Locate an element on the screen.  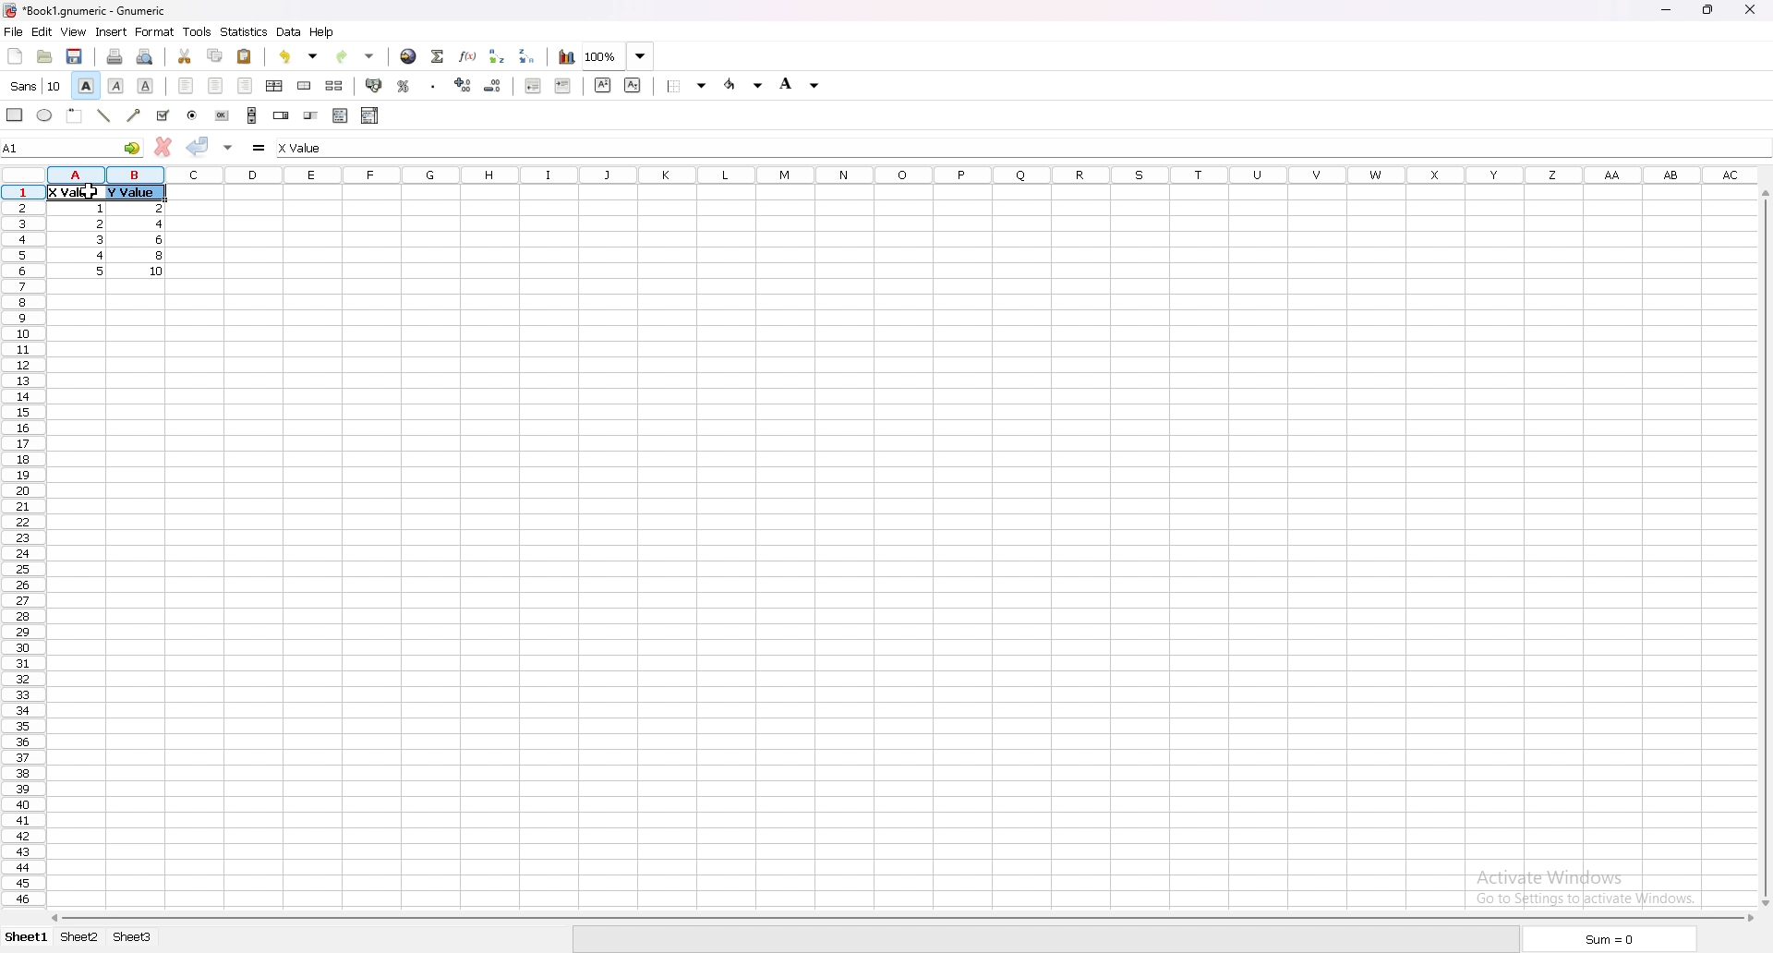
slider is located at coordinates (312, 115).